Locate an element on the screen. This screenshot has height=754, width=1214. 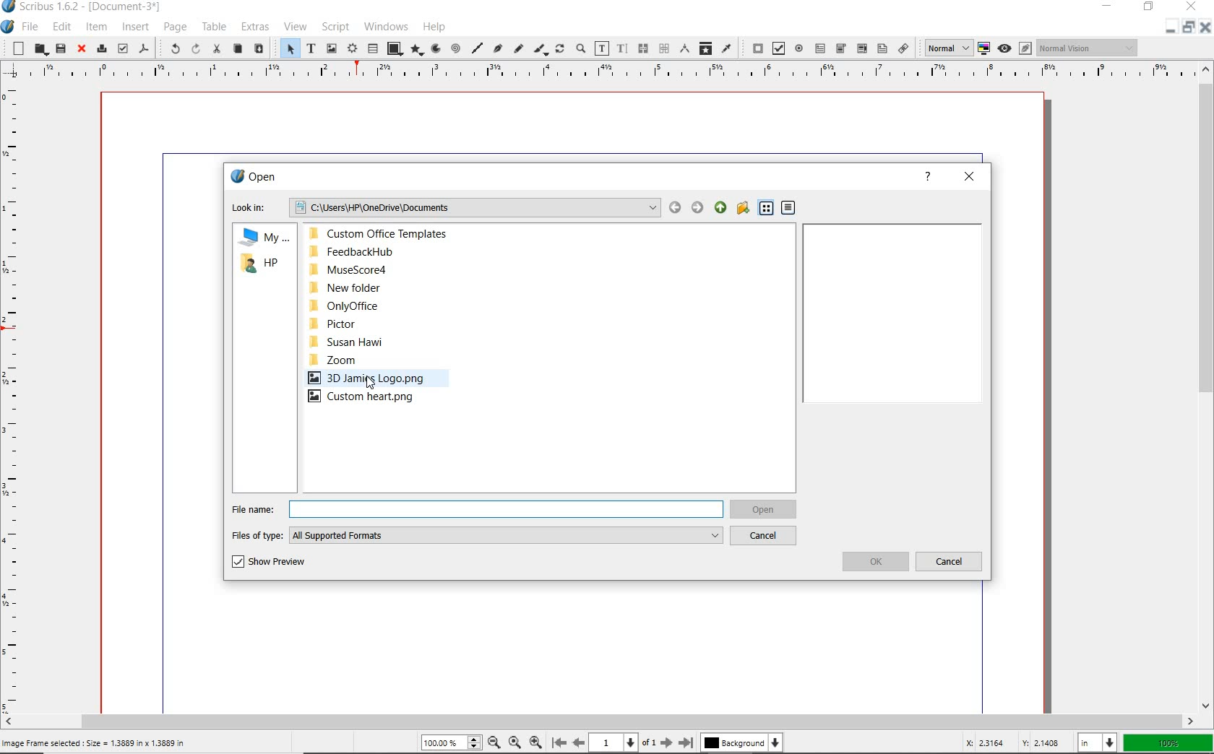
current page is located at coordinates (623, 743).